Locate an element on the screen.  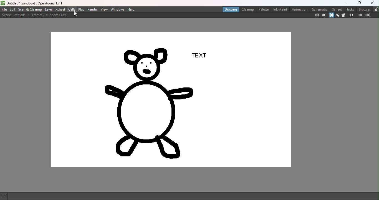
Preview is located at coordinates (359, 15).